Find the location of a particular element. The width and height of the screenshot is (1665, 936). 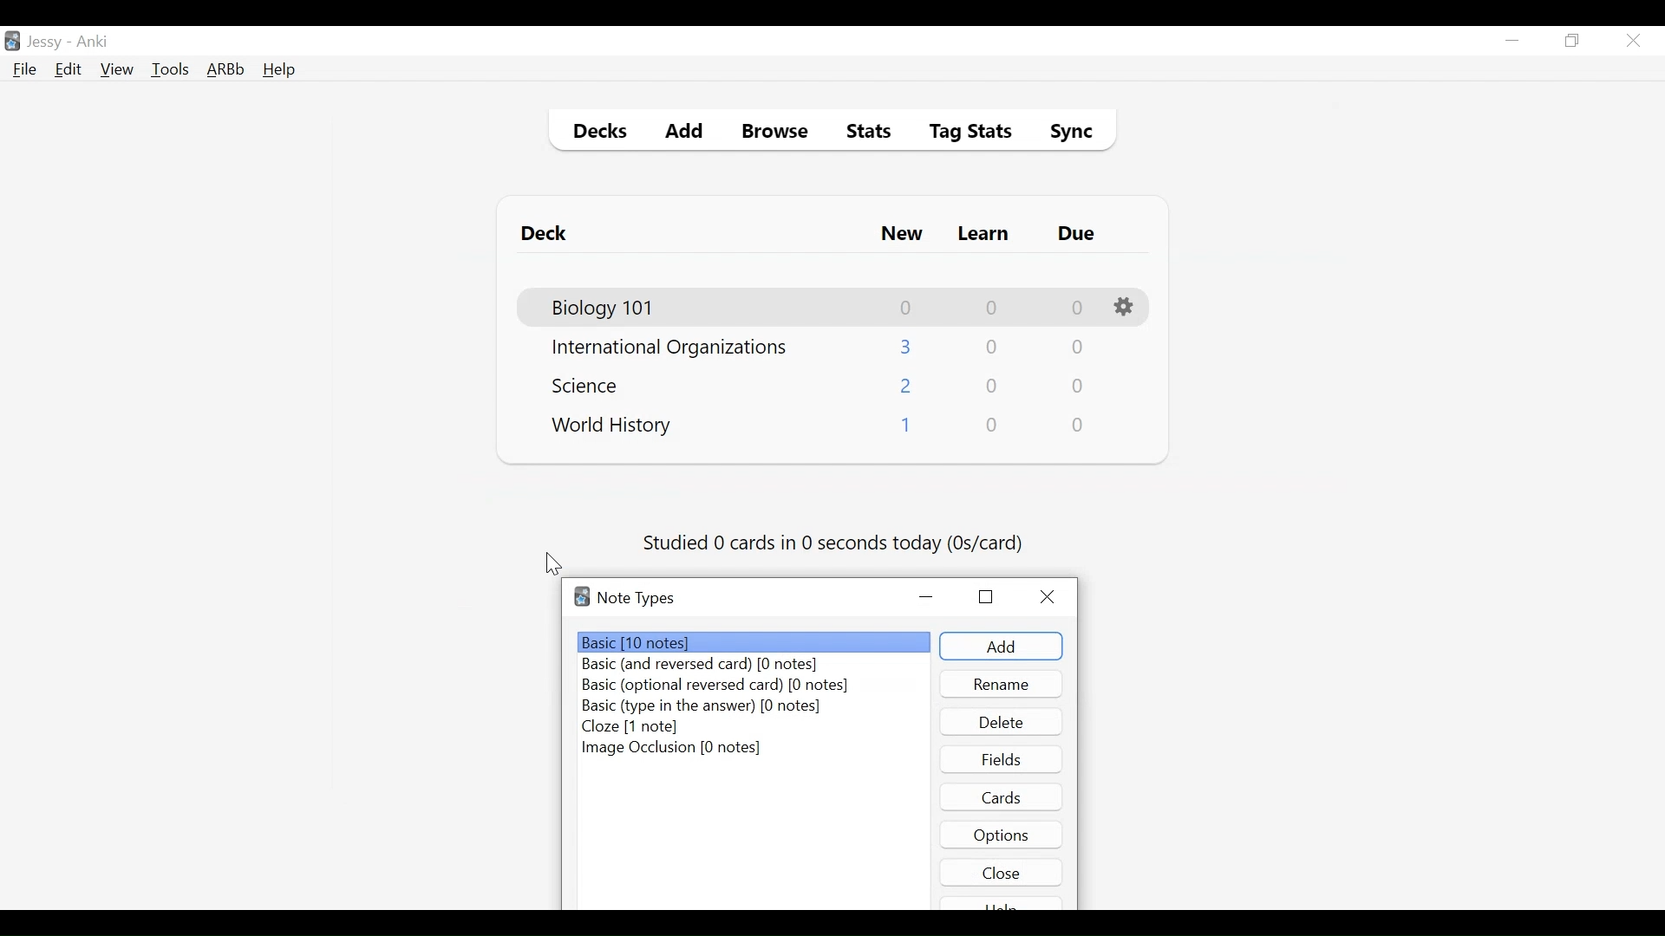

Restore is located at coordinates (1573, 42).